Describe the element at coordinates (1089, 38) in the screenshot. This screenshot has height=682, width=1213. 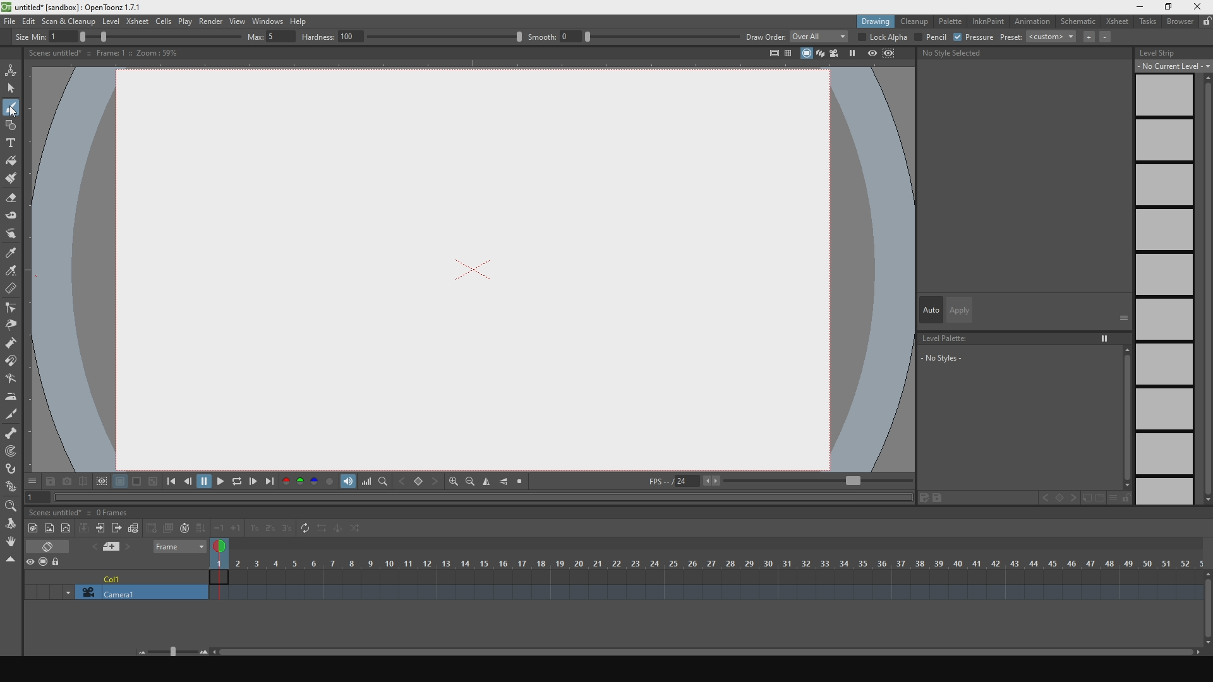
I see `` at that location.